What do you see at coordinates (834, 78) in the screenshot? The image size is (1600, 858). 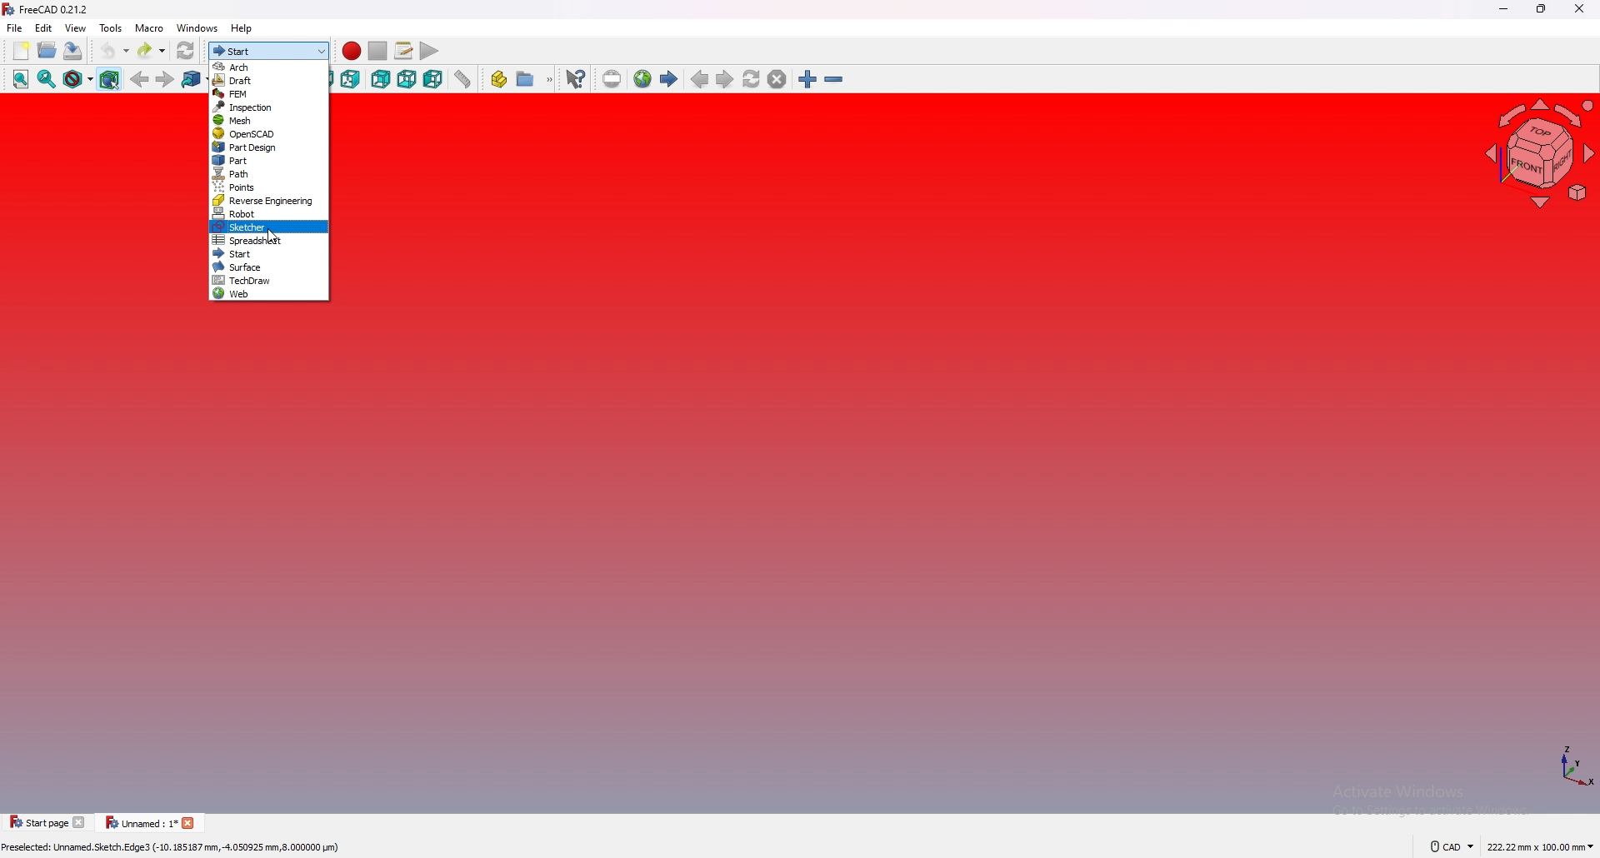 I see `zoom out` at bounding box center [834, 78].